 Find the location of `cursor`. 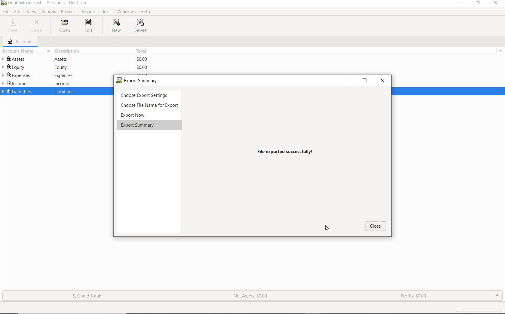

cursor is located at coordinates (327, 229).